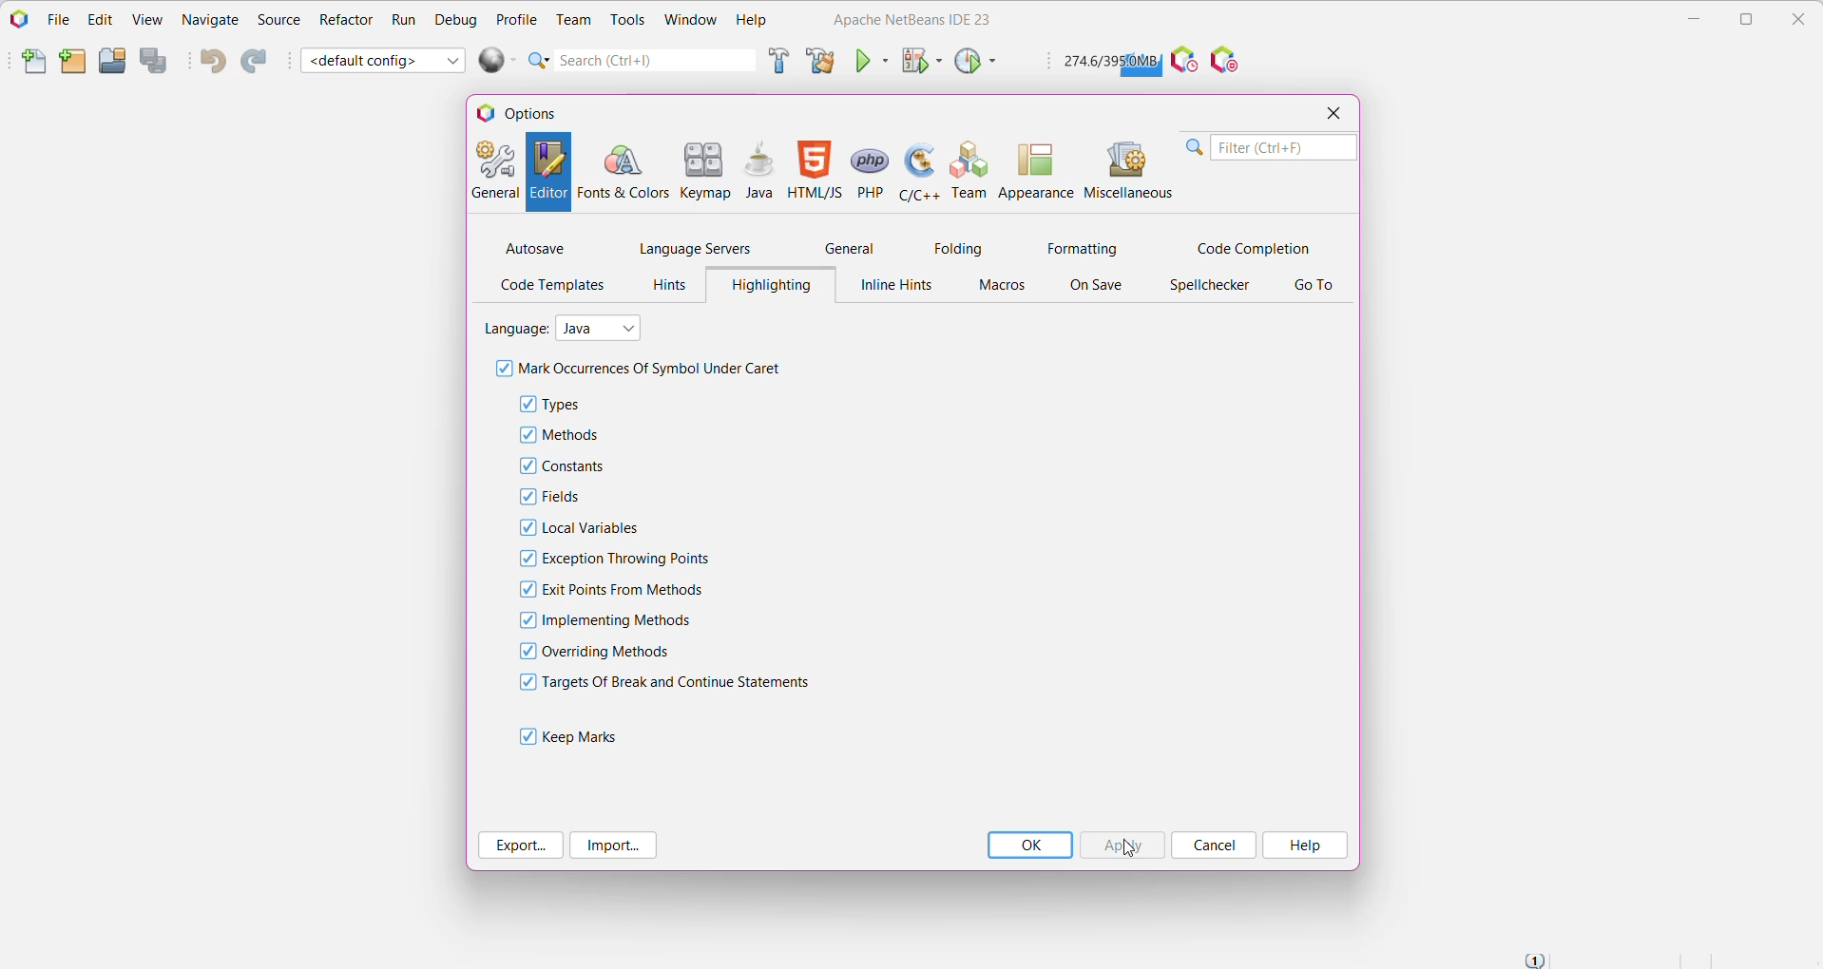 The image size is (1823, 969). What do you see at coordinates (919, 172) in the screenshot?
I see `C/C++` at bounding box center [919, 172].